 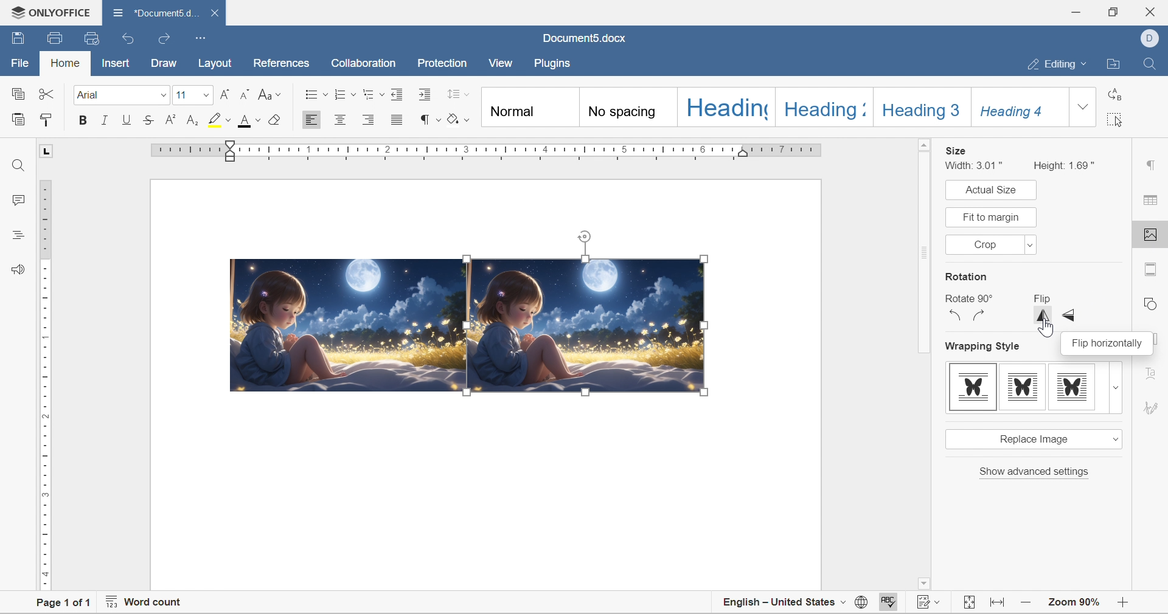 What do you see at coordinates (312, 119) in the screenshot?
I see `Align left` at bounding box center [312, 119].